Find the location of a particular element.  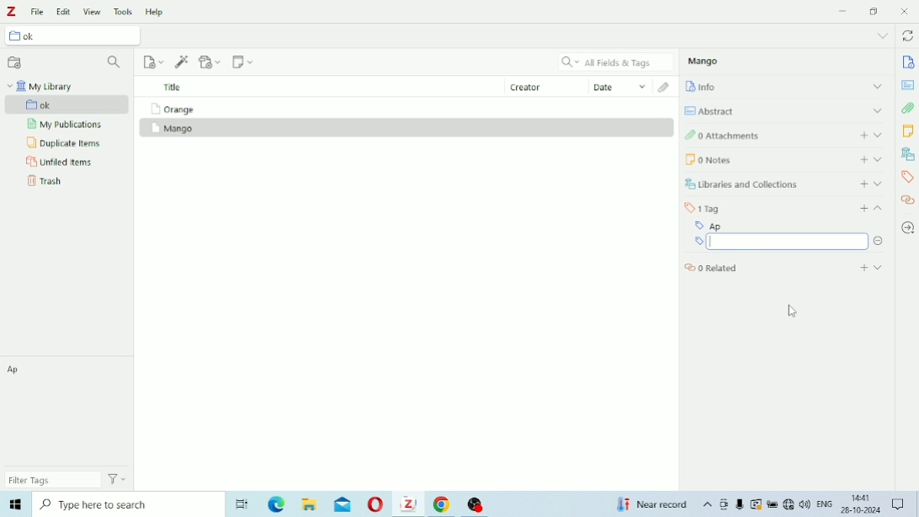

Zotero is located at coordinates (410, 504).